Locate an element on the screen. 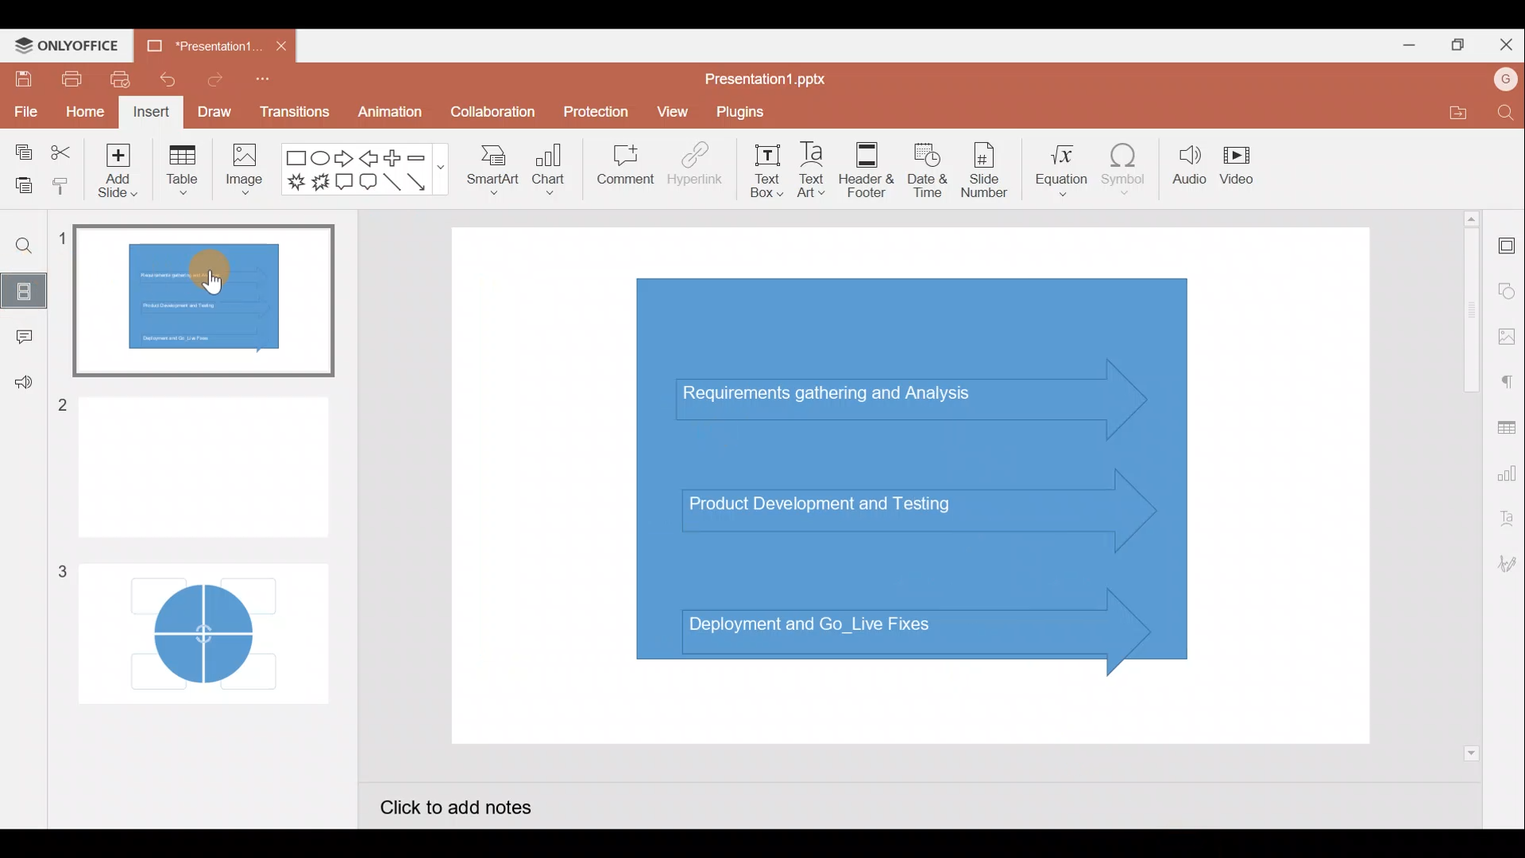 This screenshot has width=1525, height=858. Shape settings is located at coordinates (1507, 285).